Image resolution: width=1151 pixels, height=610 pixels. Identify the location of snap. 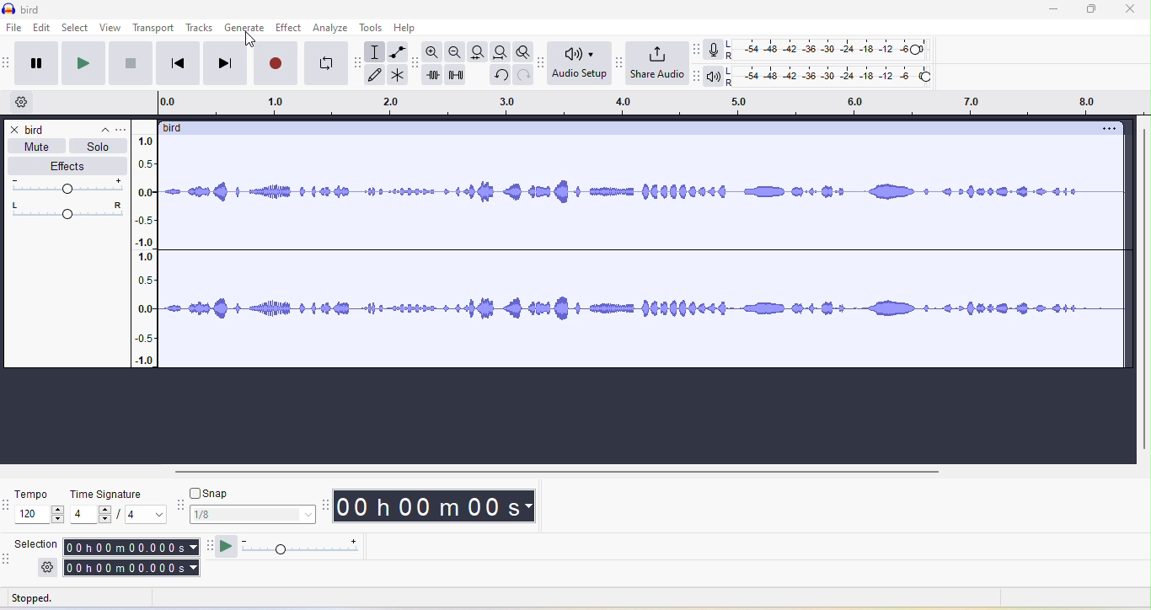
(214, 493).